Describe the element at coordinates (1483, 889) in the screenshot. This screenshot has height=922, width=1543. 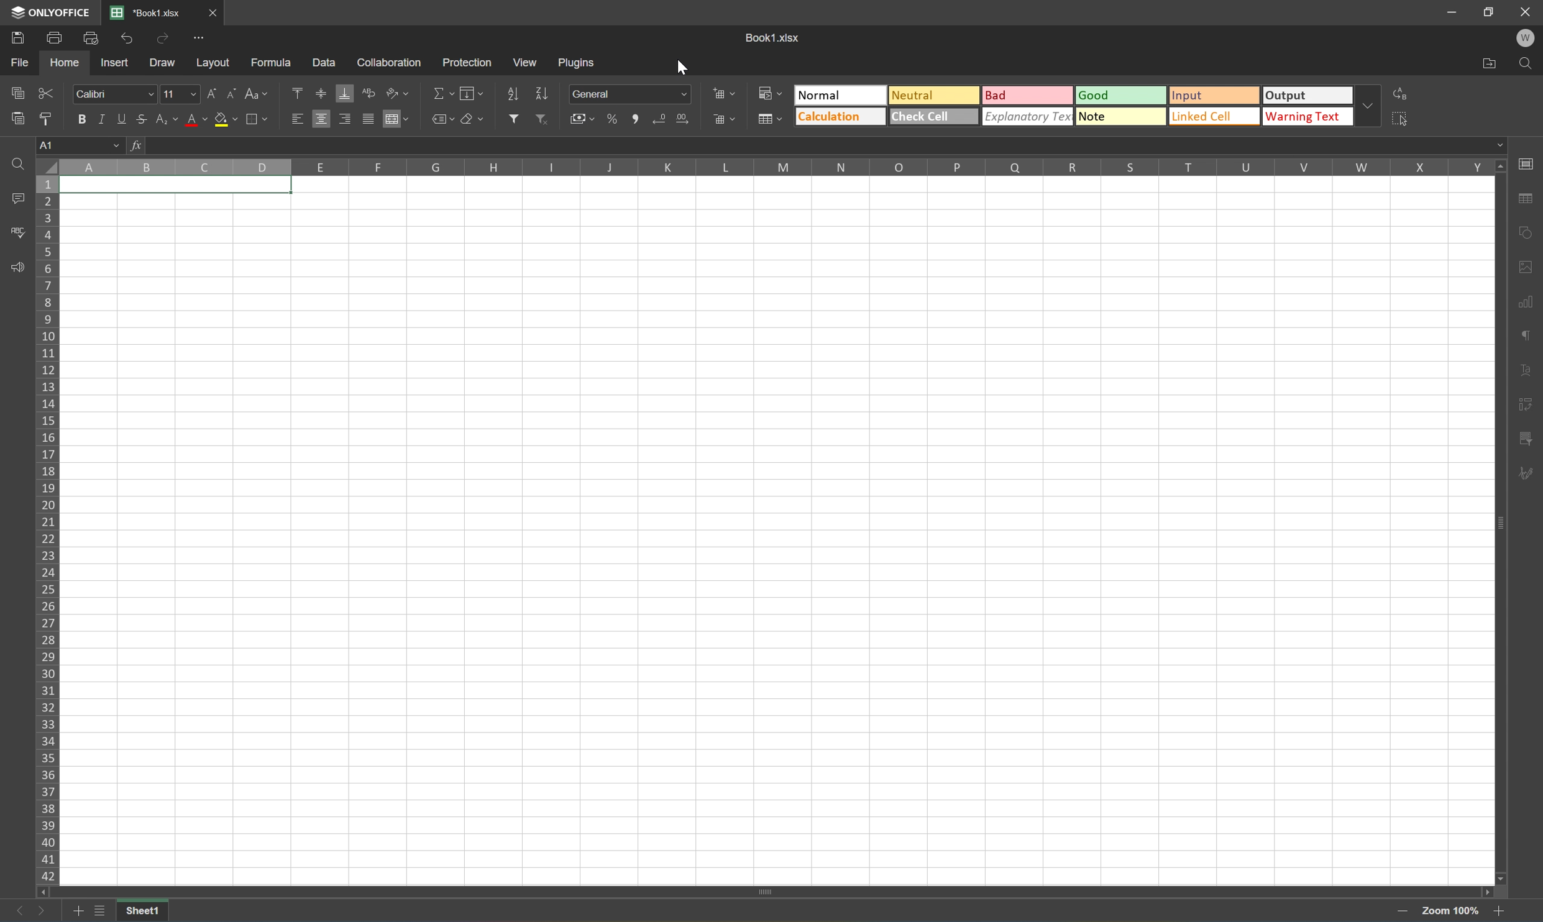
I see `Scroll right` at that location.